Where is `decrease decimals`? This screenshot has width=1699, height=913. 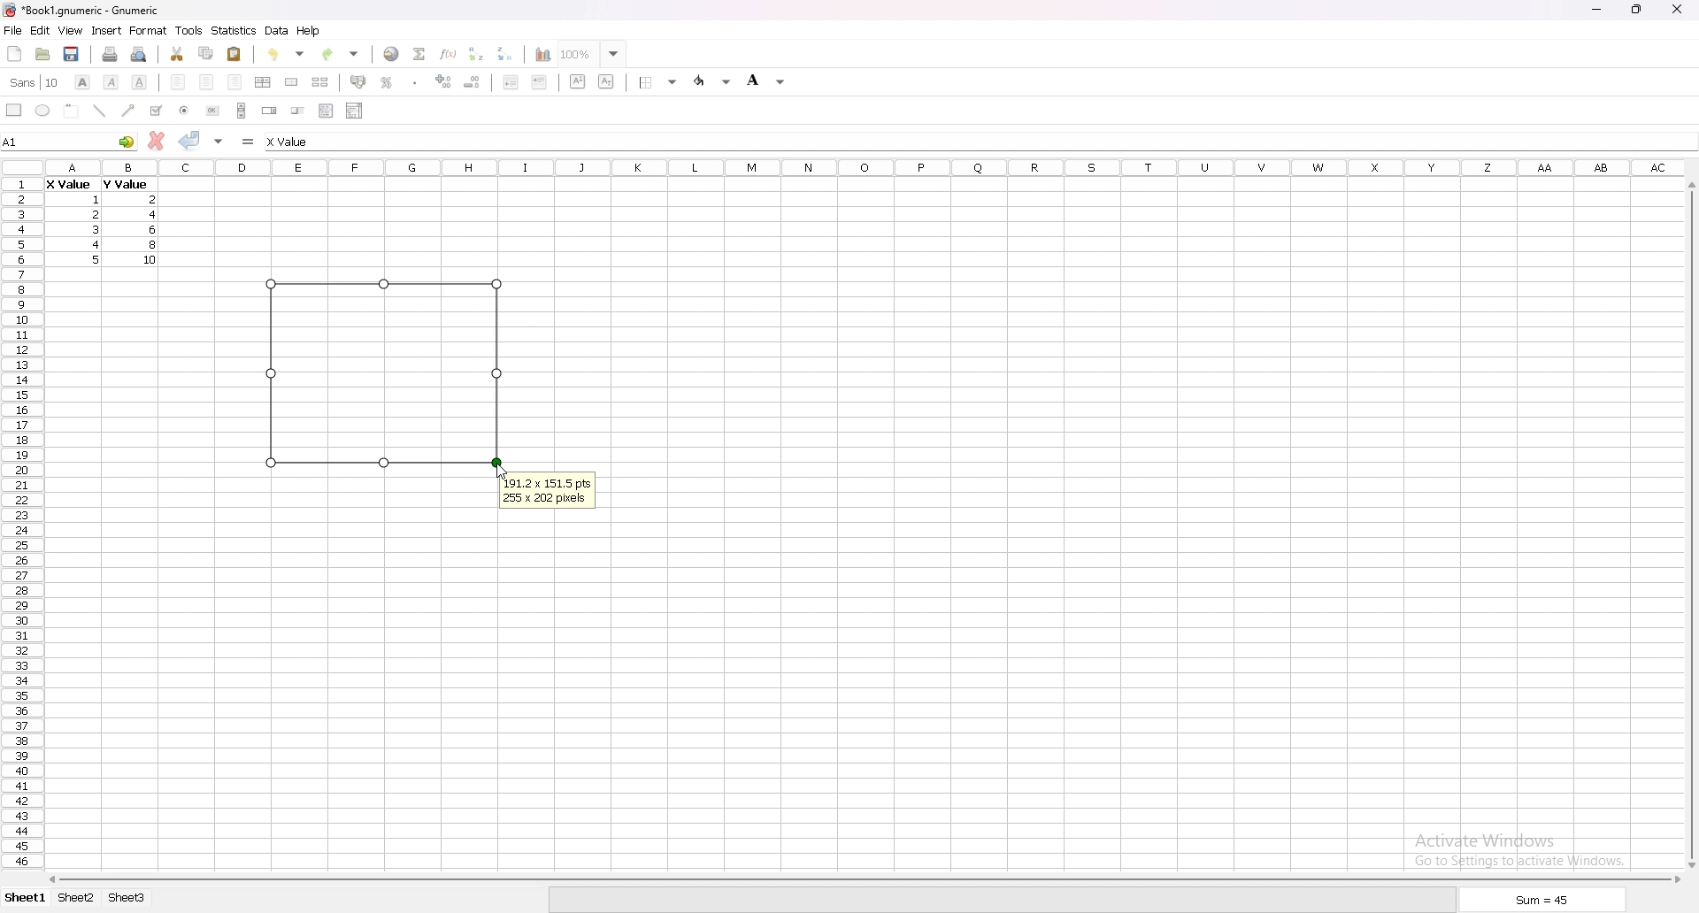 decrease decimals is located at coordinates (473, 82).